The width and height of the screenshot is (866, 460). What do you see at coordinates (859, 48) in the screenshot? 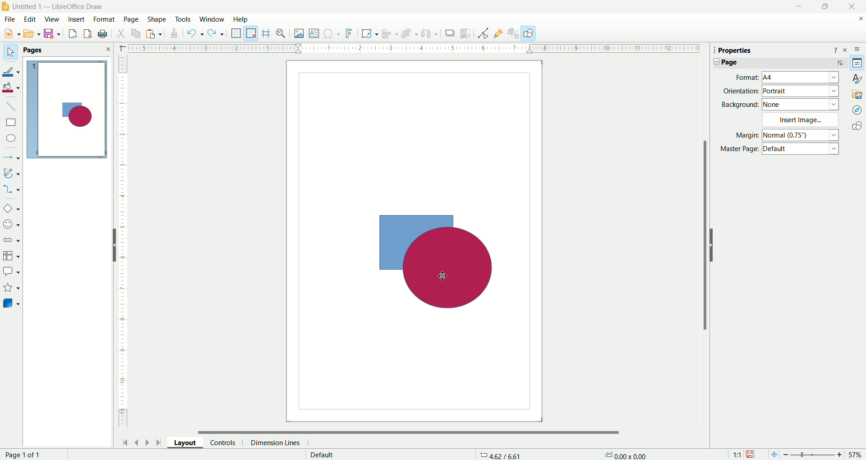
I see `options` at bounding box center [859, 48].